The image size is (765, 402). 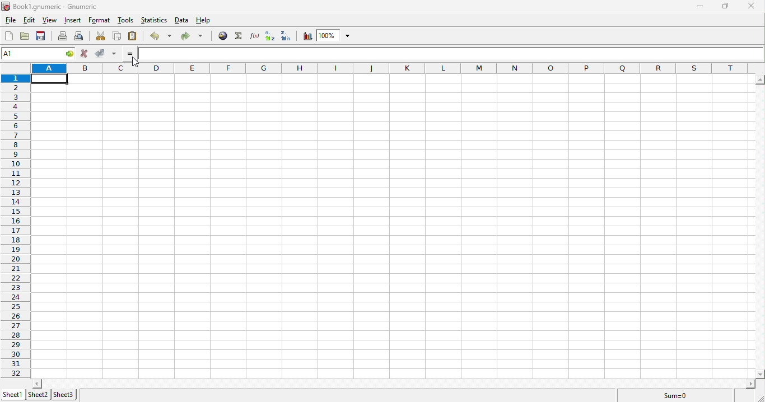 What do you see at coordinates (38, 394) in the screenshot?
I see `sheet2` at bounding box center [38, 394].